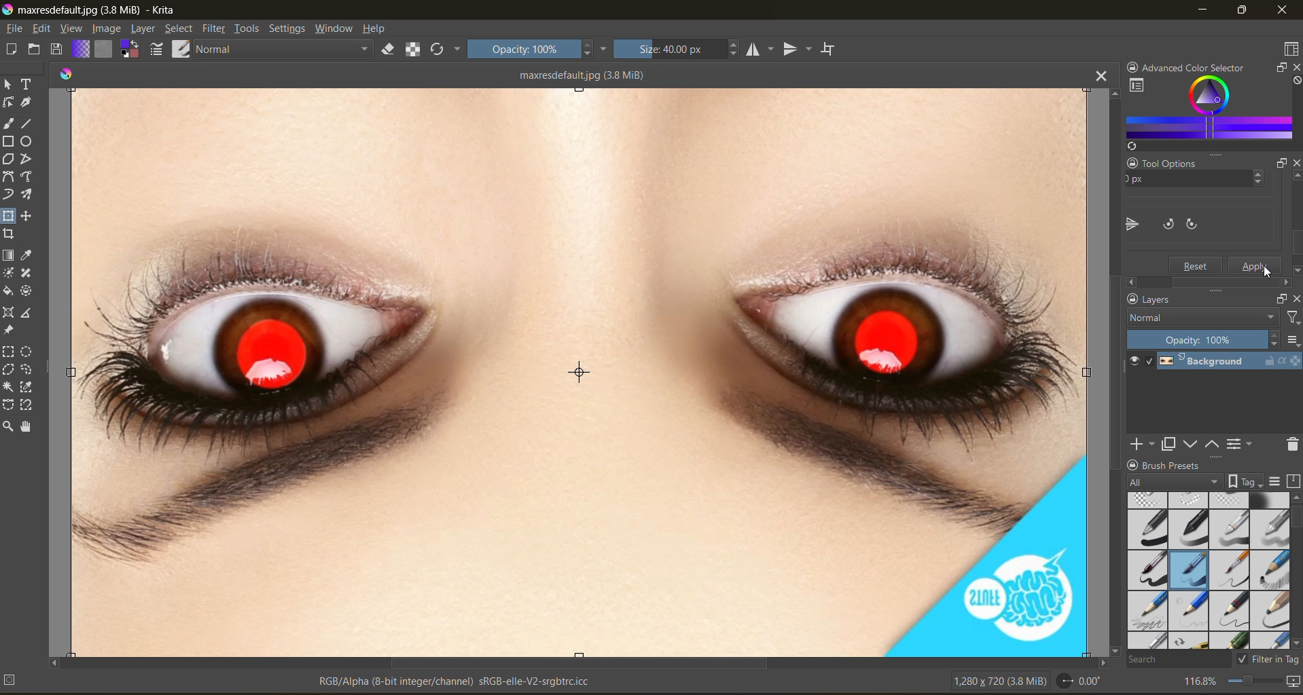 The width and height of the screenshot is (1303, 695). Describe the element at coordinates (289, 29) in the screenshot. I see `settings` at that location.